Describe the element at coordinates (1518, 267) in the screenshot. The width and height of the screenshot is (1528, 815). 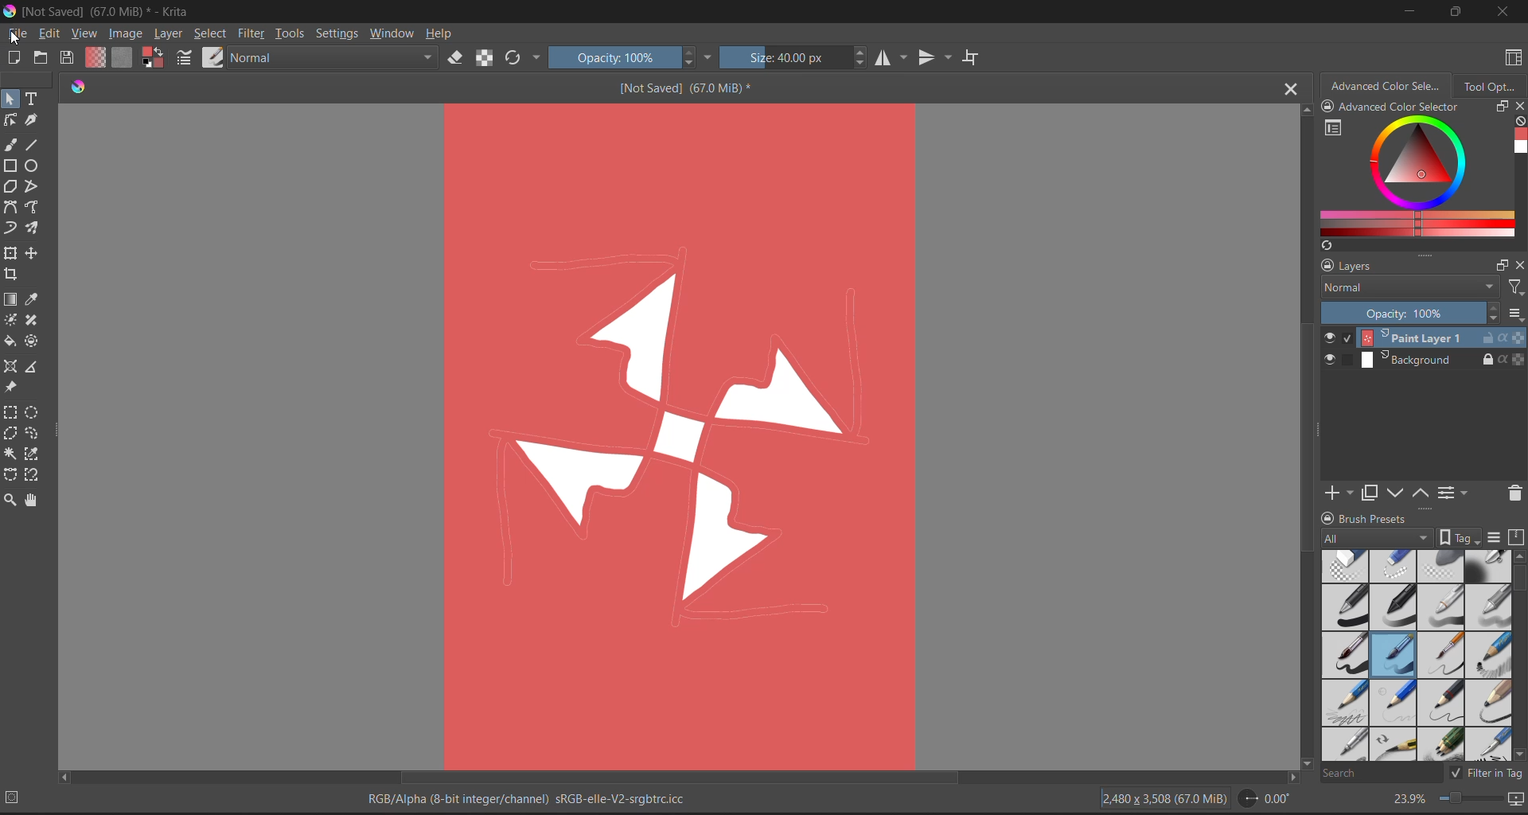
I see `close` at that location.